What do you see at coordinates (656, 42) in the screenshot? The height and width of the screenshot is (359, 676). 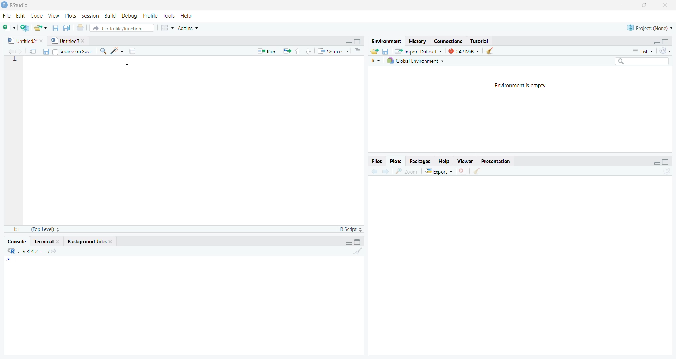 I see `minimize` at bounding box center [656, 42].